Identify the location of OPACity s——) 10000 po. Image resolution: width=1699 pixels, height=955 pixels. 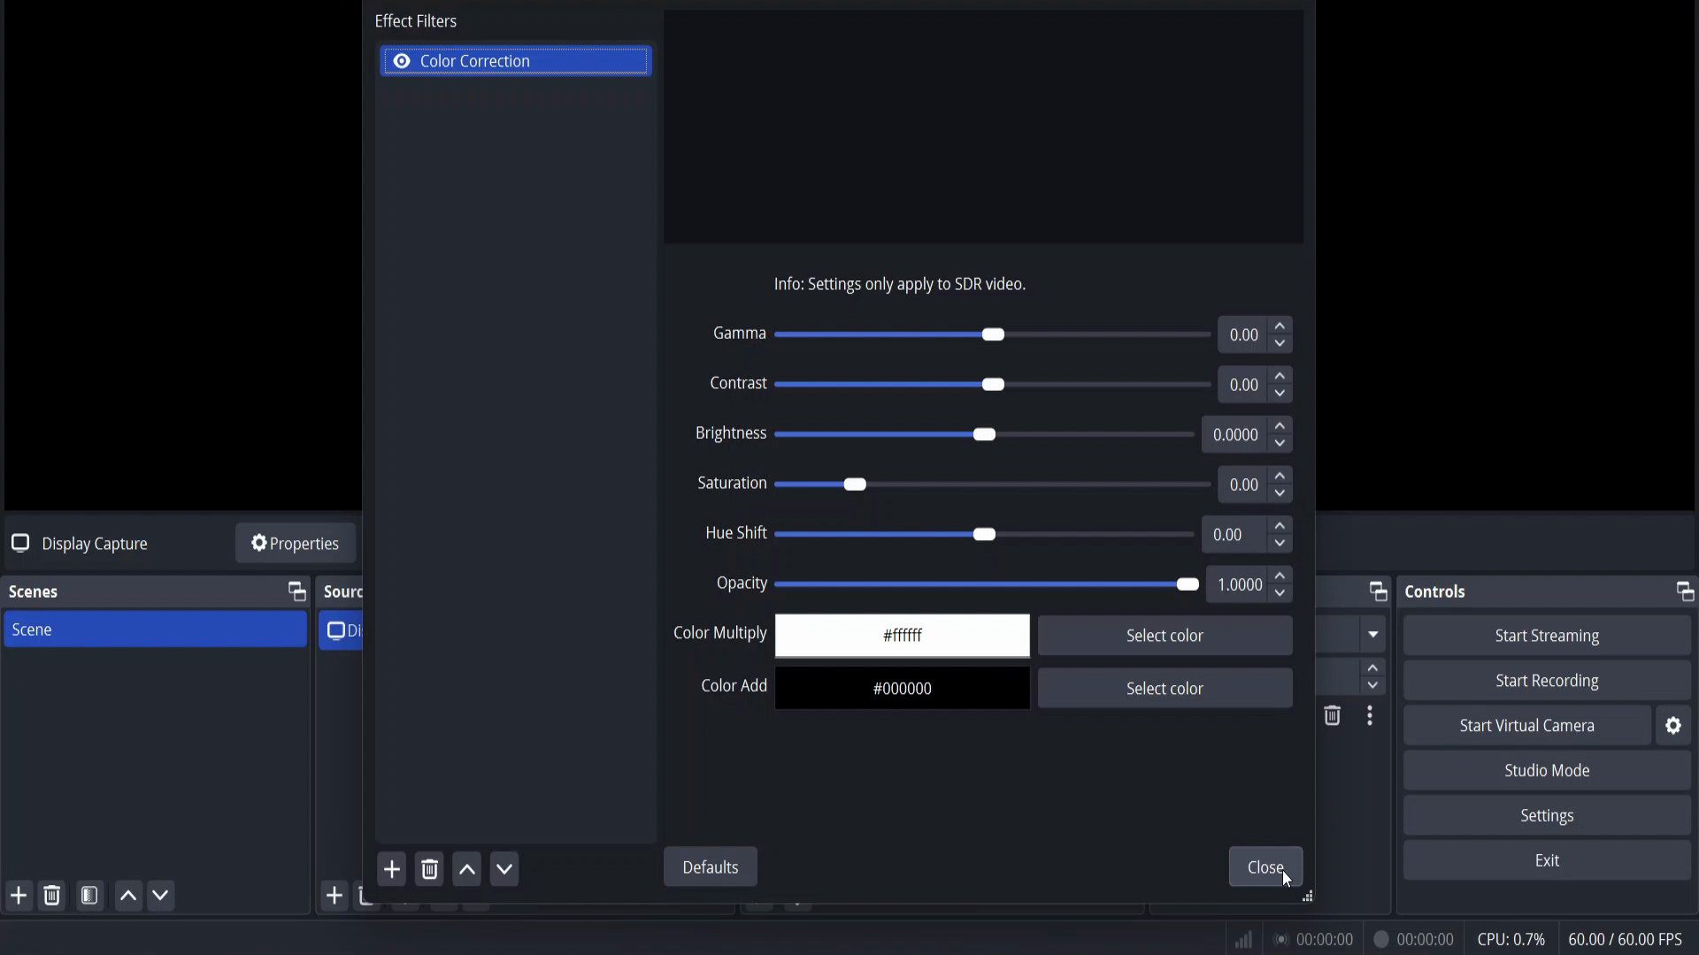
(980, 586).